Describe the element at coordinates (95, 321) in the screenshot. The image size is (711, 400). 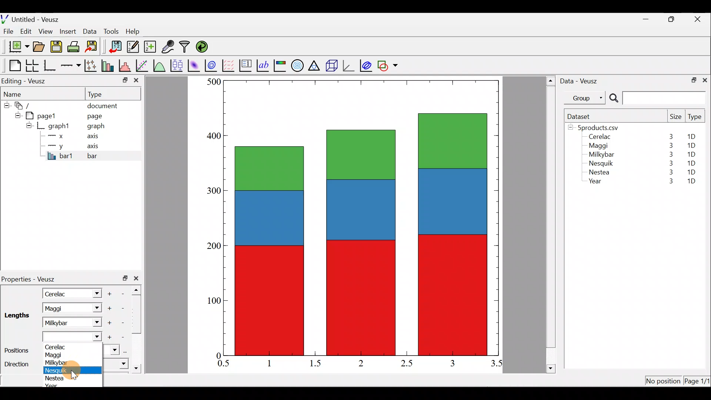
I see `Length dropdown` at that location.